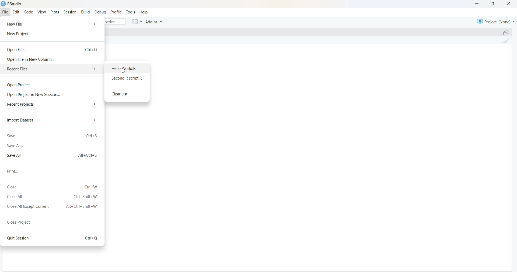 Image resolution: width=517 pixels, height=272 pixels. I want to click on Close All Except Current Alt+Ctrl+Shift+W, so click(52, 206).